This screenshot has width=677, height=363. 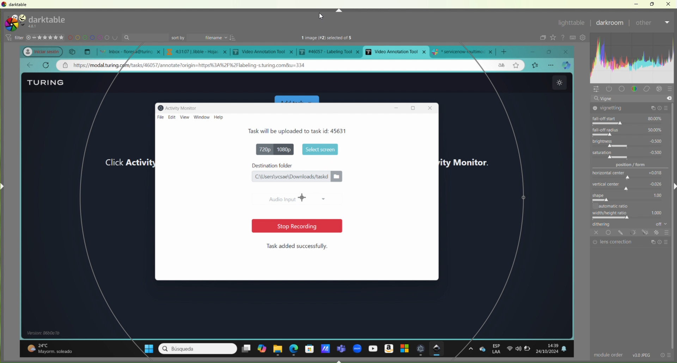 I want to click on search, so click(x=147, y=38).